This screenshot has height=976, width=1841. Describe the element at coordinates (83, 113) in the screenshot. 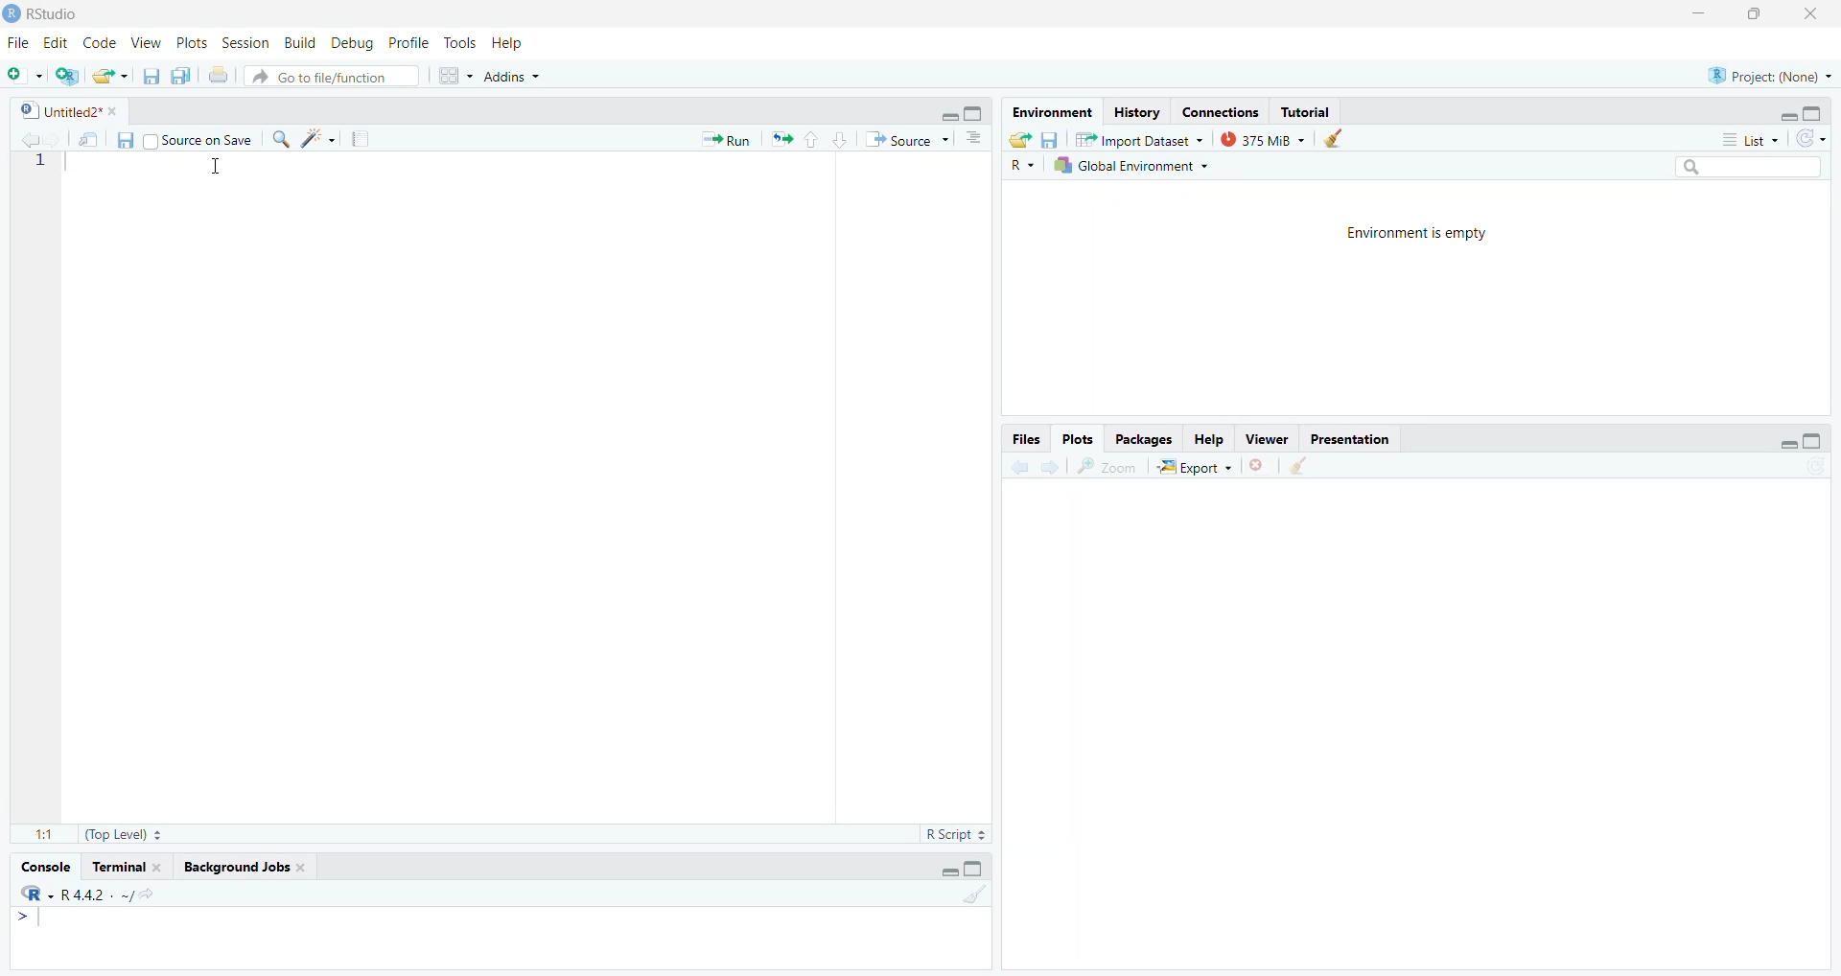

I see ` Untitled2` at that location.